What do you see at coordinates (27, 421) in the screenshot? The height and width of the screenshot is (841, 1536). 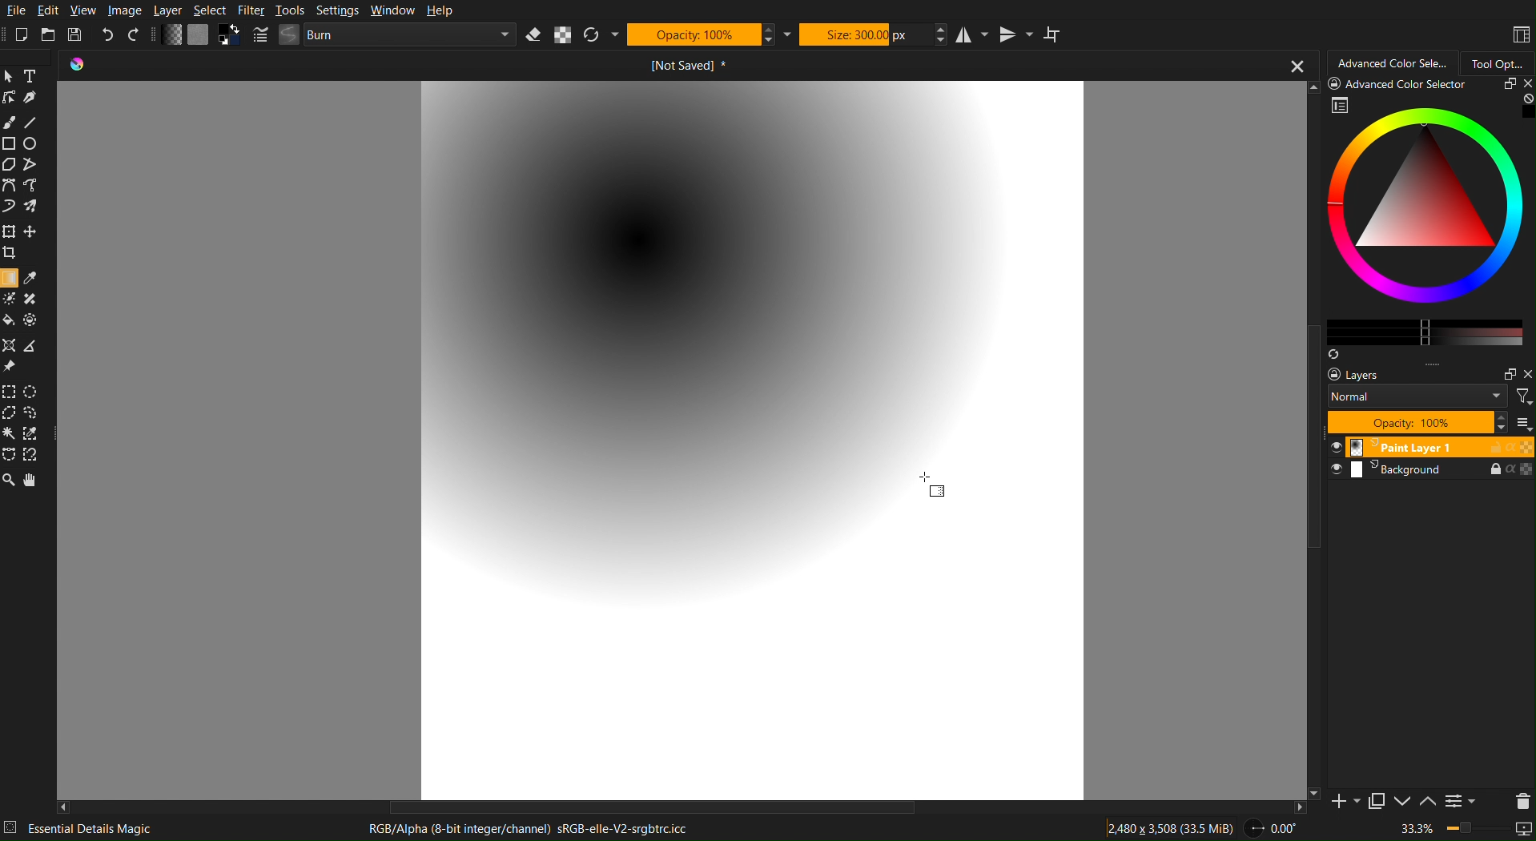 I see `Selection Tools` at bounding box center [27, 421].